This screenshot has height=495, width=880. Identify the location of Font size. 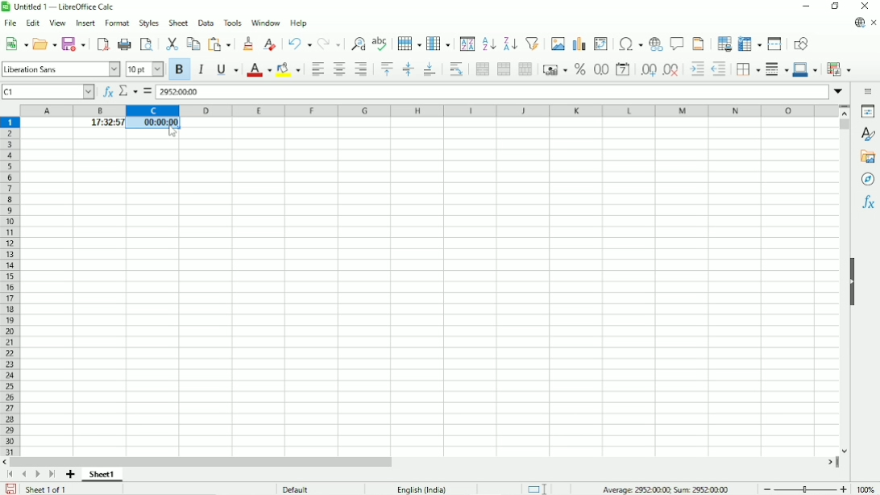
(143, 69).